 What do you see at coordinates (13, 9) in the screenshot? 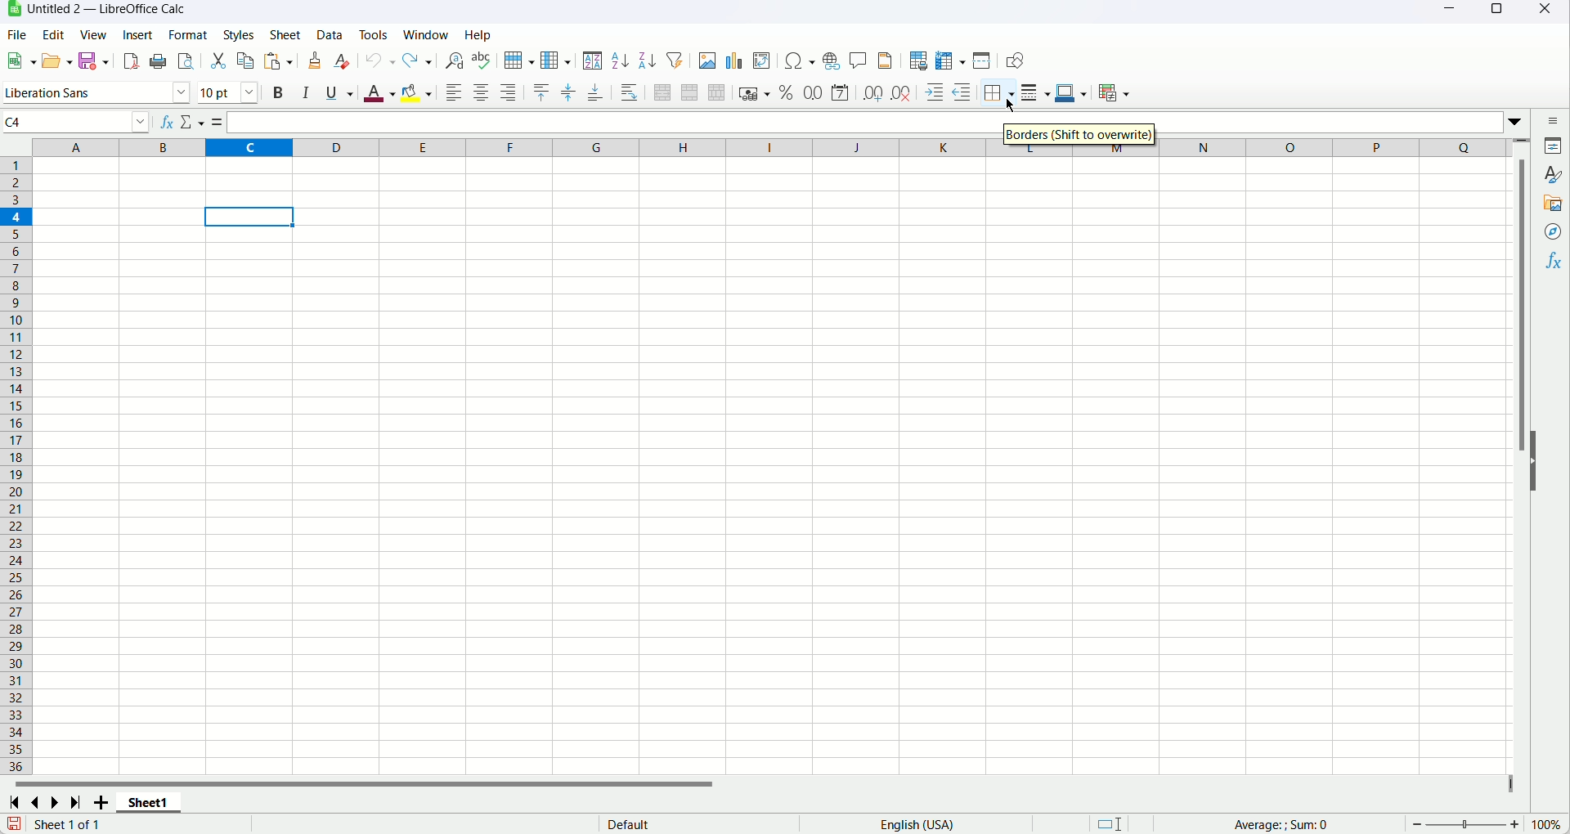
I see `application icon` at bounding box center [13, 9].